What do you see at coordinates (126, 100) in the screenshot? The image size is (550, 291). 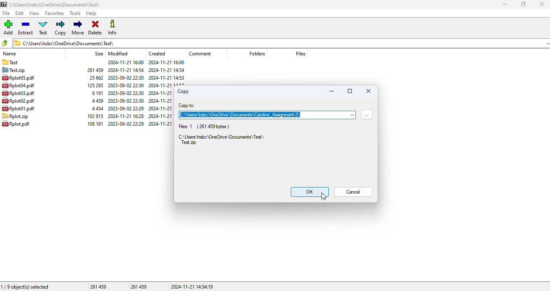 I see `modified date & time` at bounding box center [126, 100].